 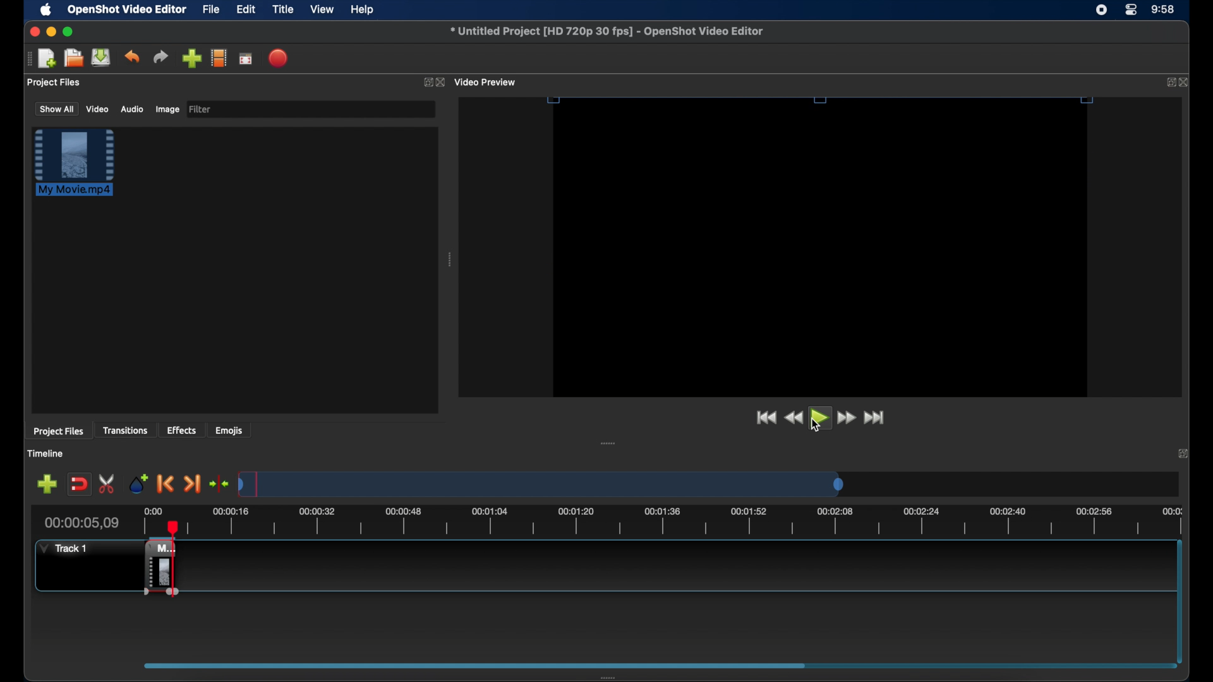 I want to click on rewind, so click(x=794, y=418).